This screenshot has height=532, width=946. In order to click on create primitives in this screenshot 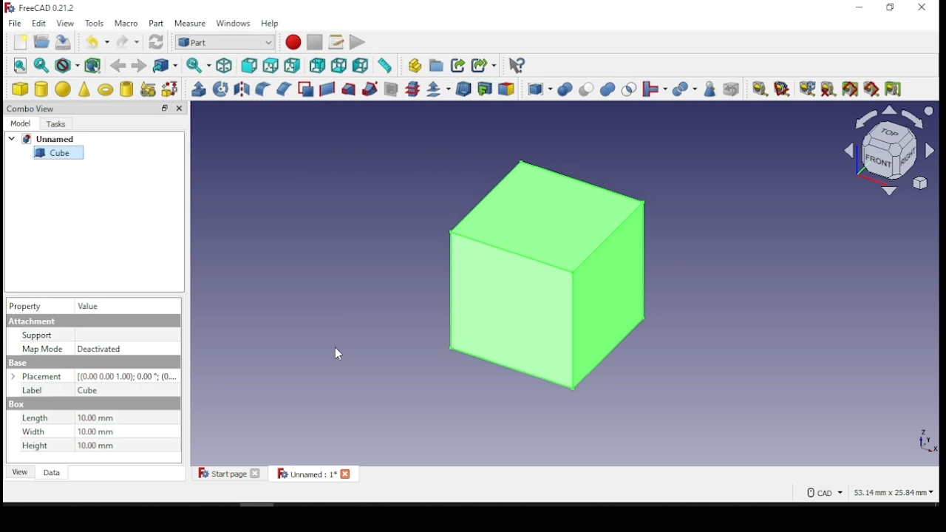, I will do `click(150, 89)`.